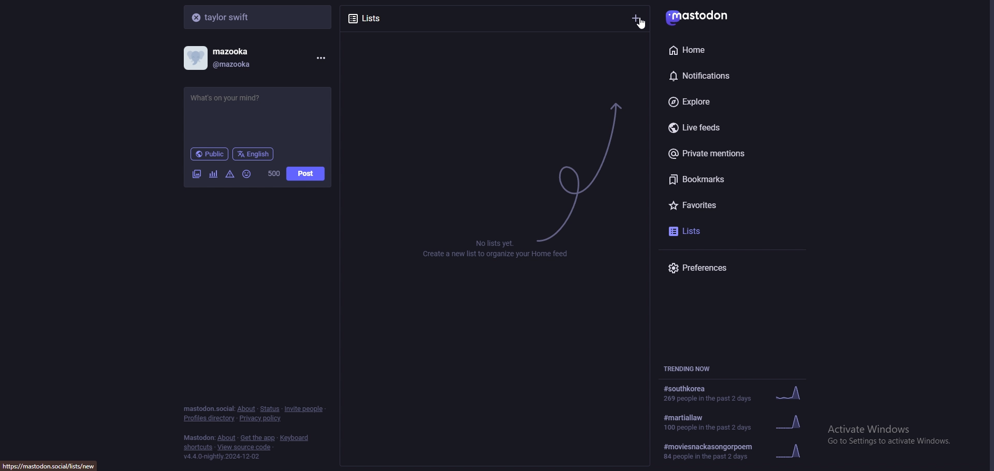 Image resolution: width=994 pixels, height=471 pixels. Describe the element at coordinates (244, 448) in the screenshot. I see `view source code` at that location.